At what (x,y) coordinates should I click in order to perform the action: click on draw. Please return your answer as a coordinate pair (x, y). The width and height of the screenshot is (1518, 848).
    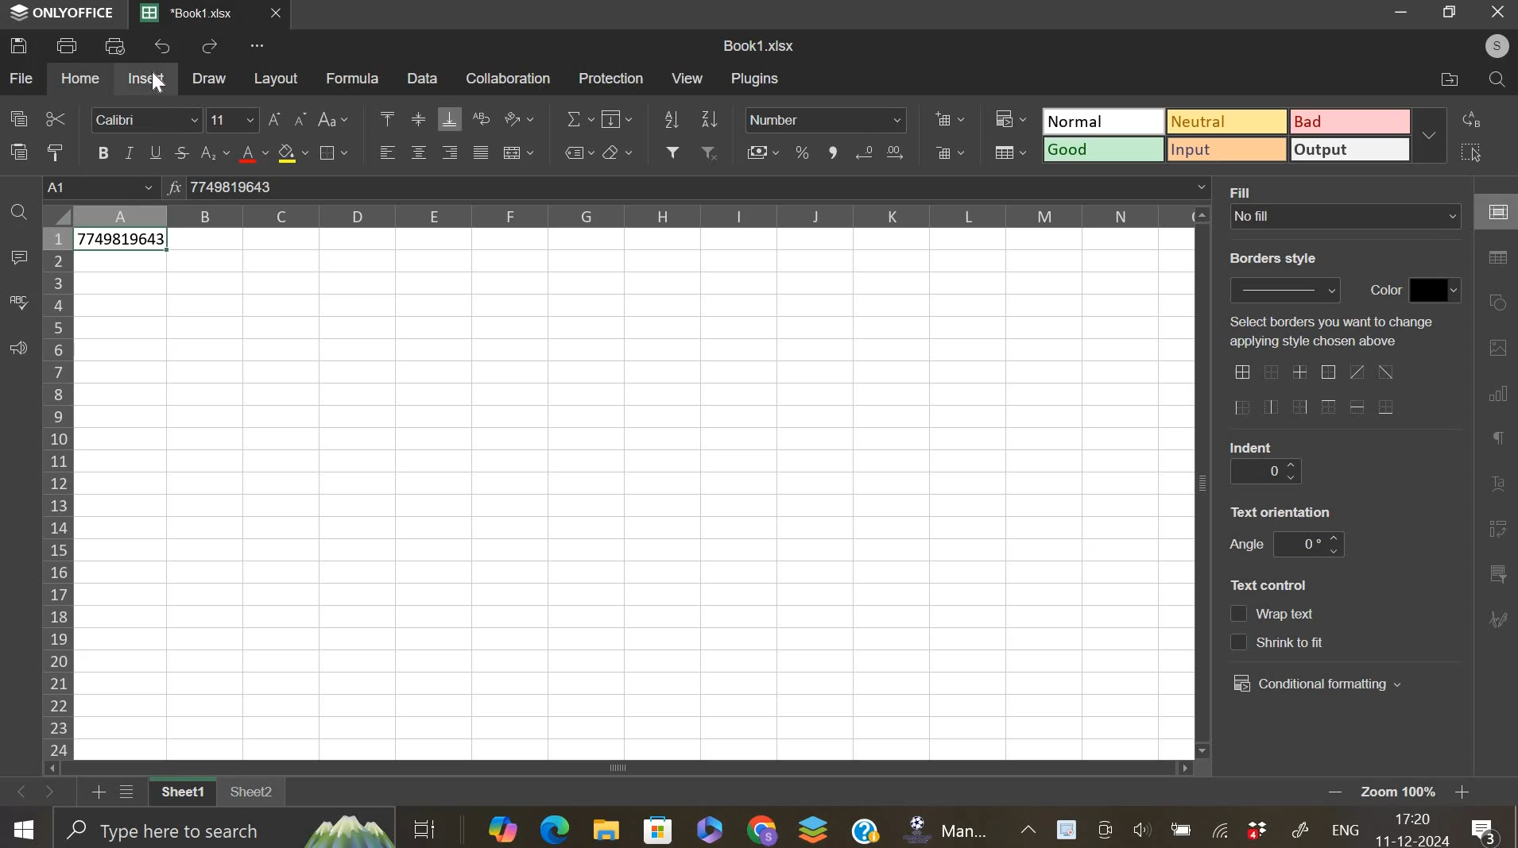
    Looking at the image, I should click on (210, 79).